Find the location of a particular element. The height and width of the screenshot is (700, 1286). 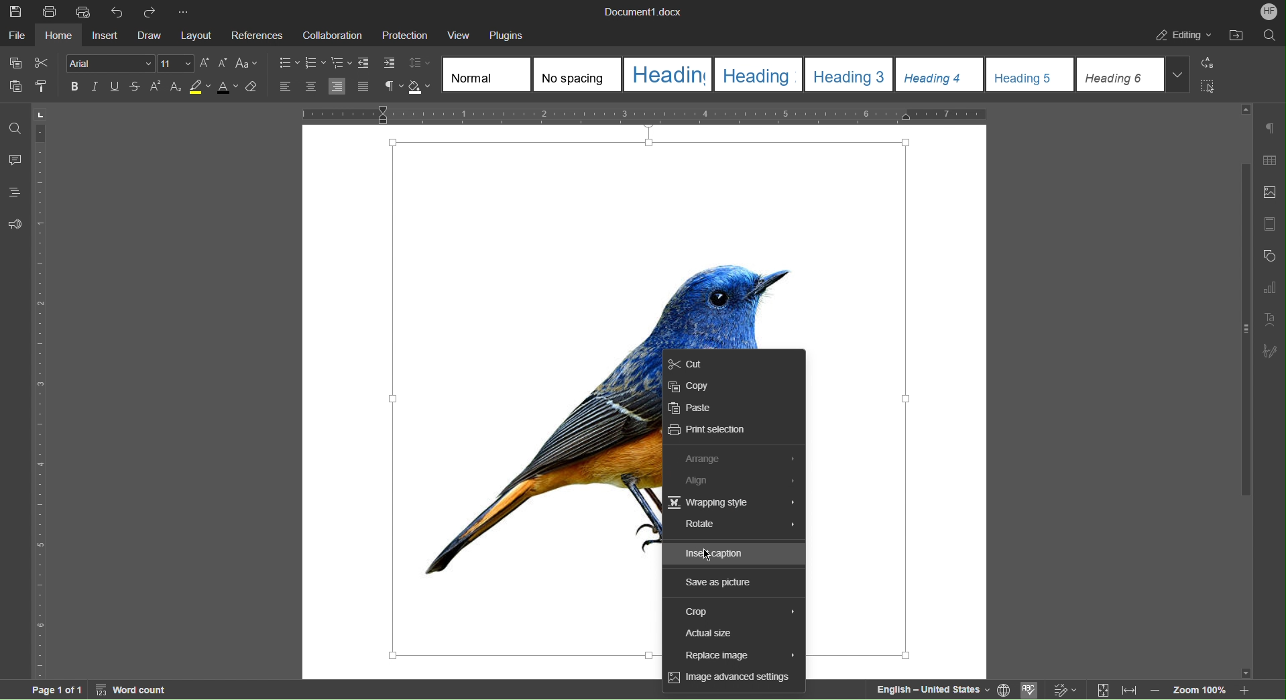

Crop is located at coordinates (734, 611).